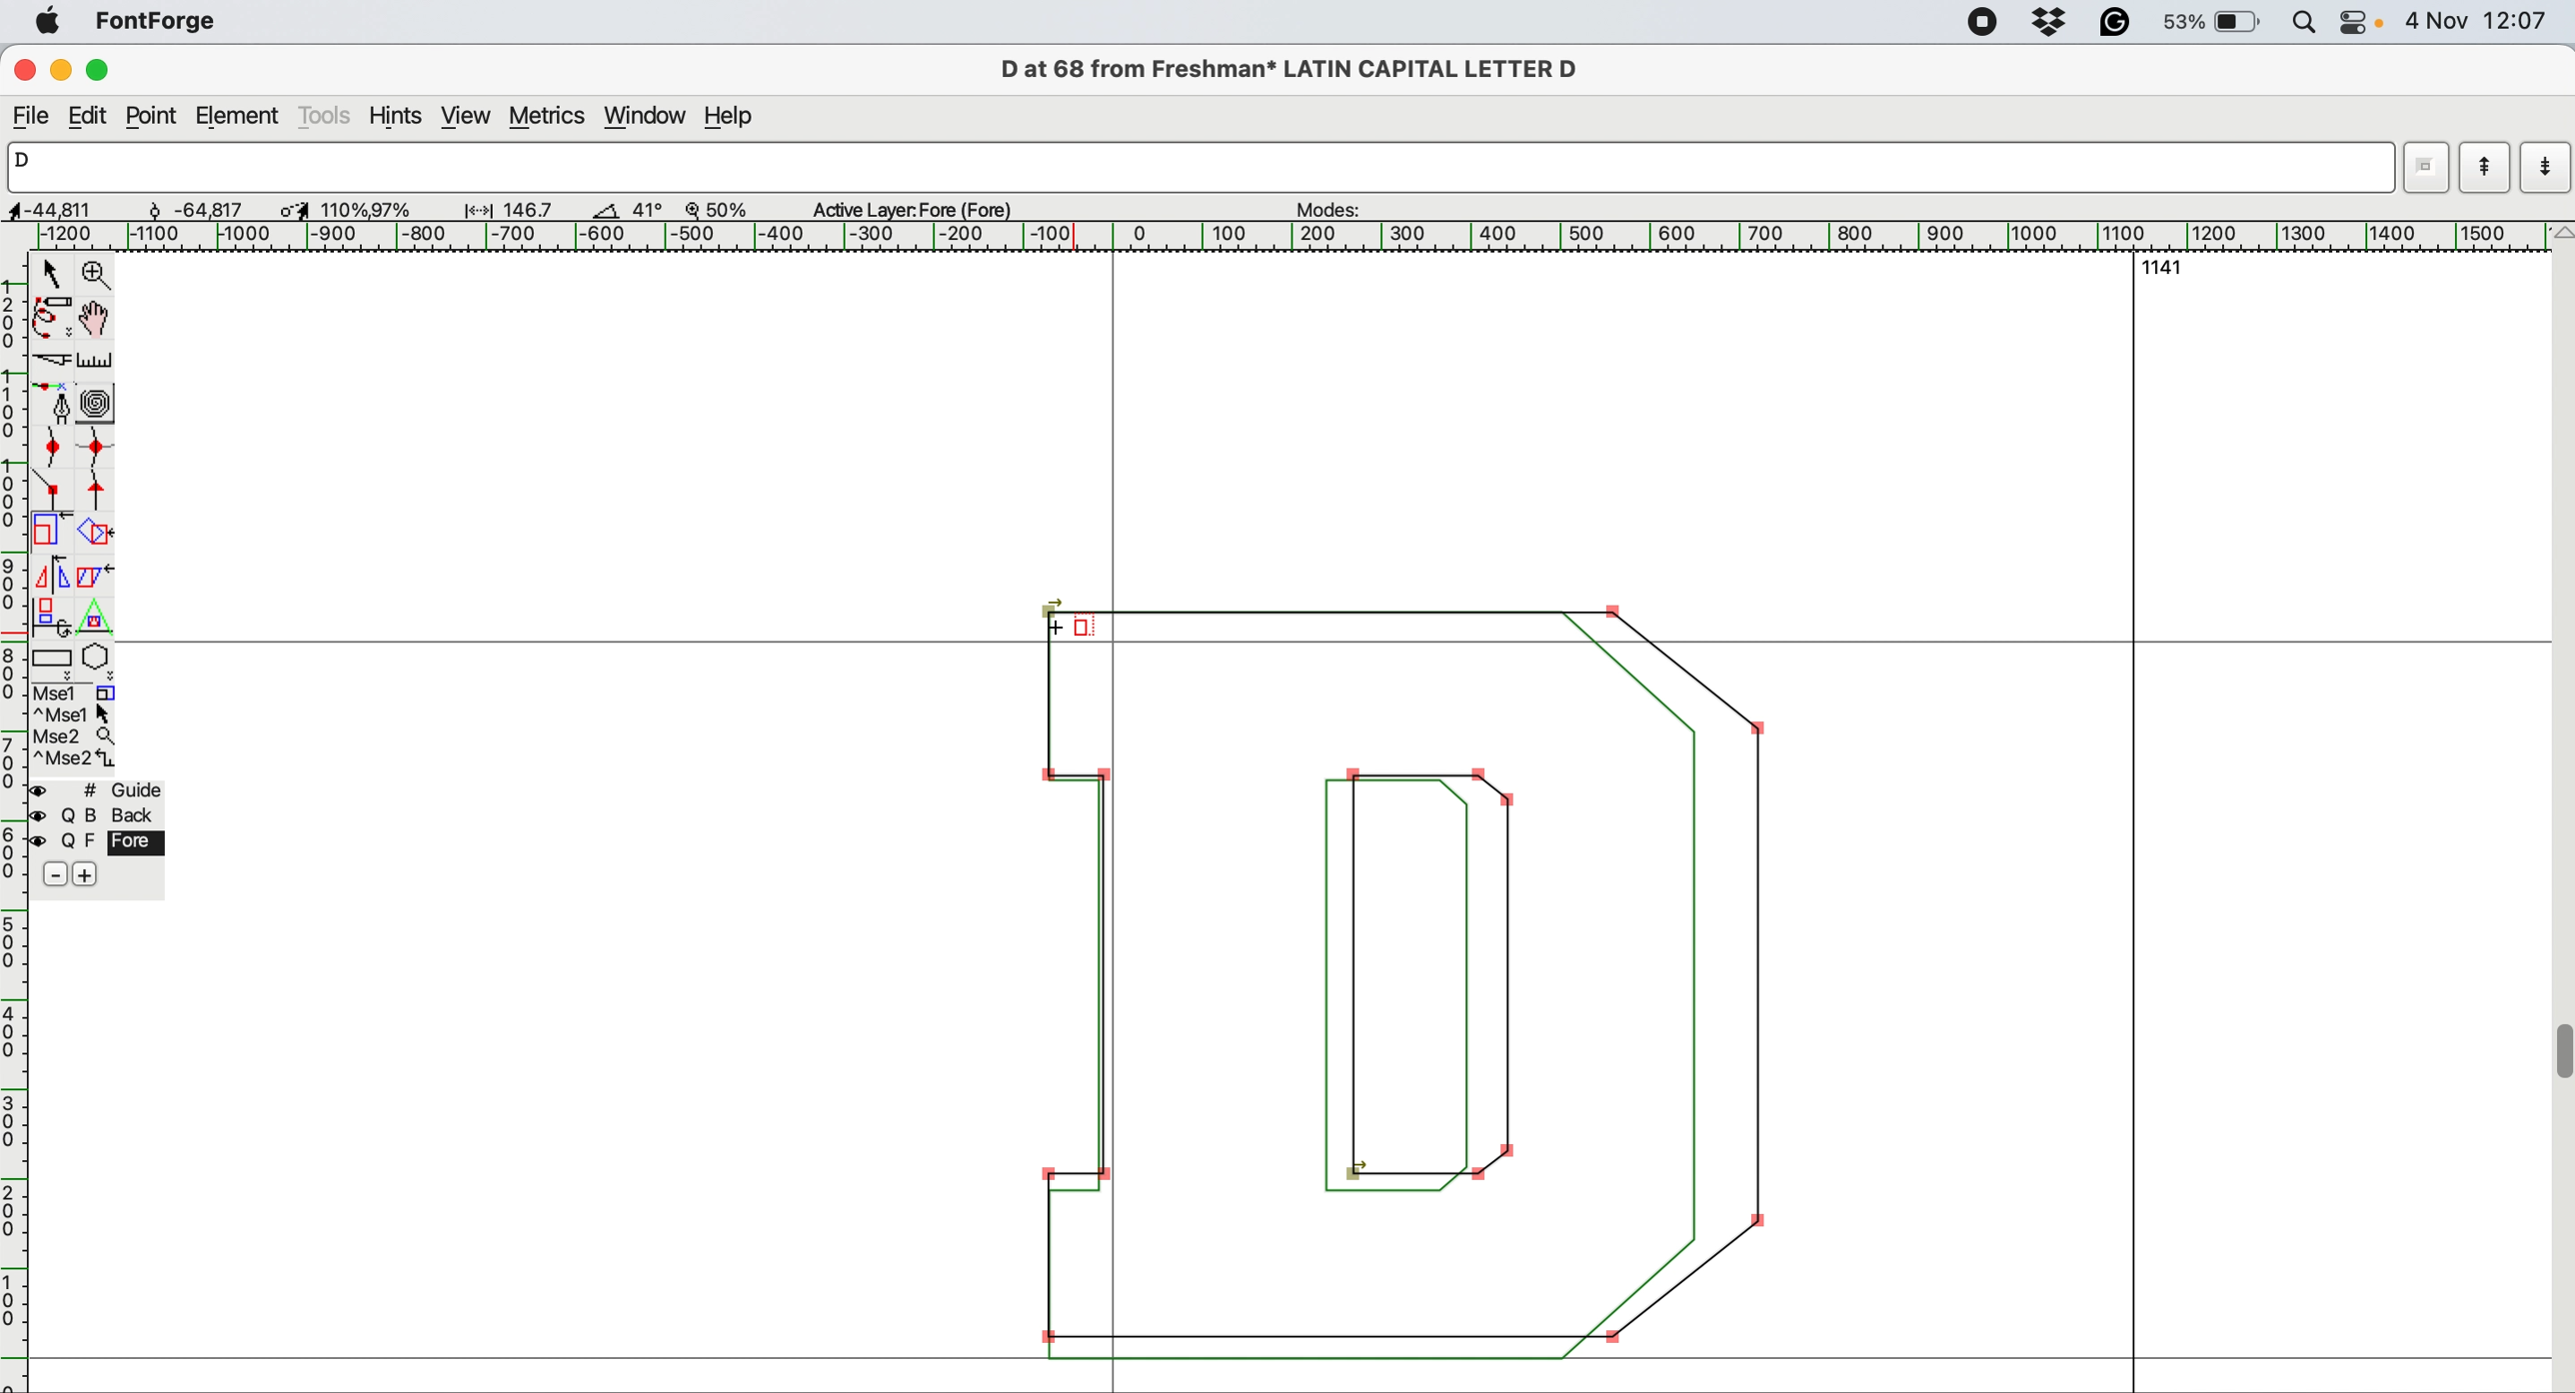 The height and width of the screenshot is (1393, 2575). Describe the element at coordinates (95, 576) in the screenshot. I see `skew the selection` at that location.